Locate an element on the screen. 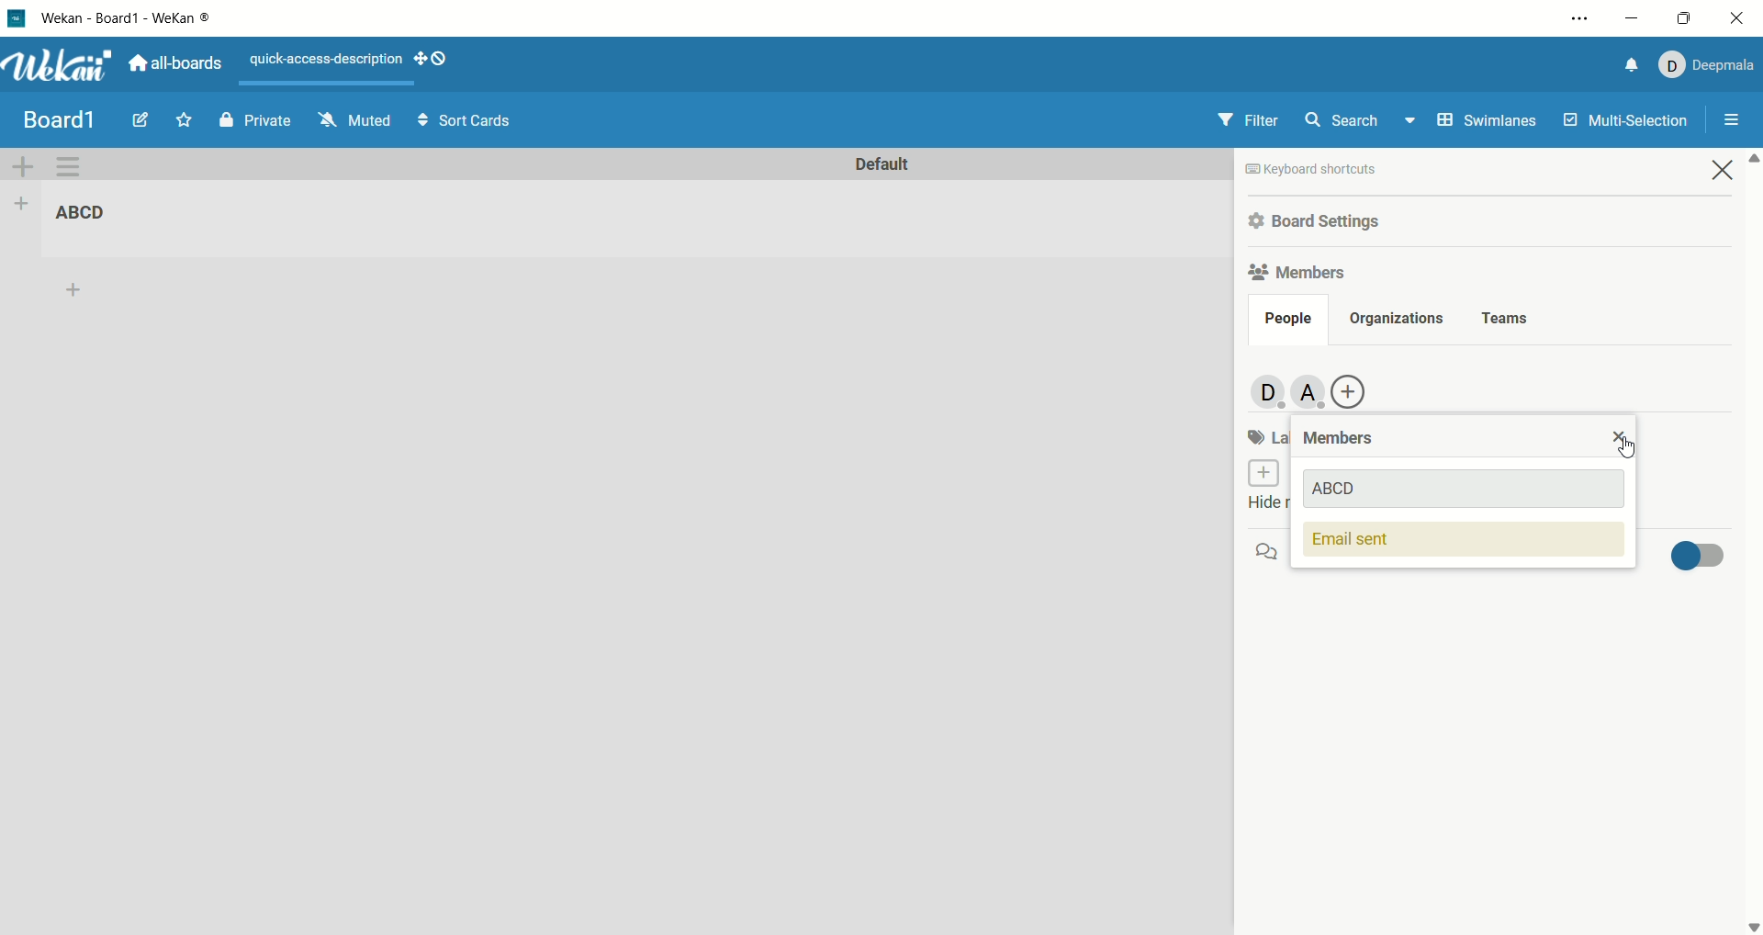 Image resolution: width=1763 pixels, height=935 pixels. notification is located at coordinates (1634, 65).